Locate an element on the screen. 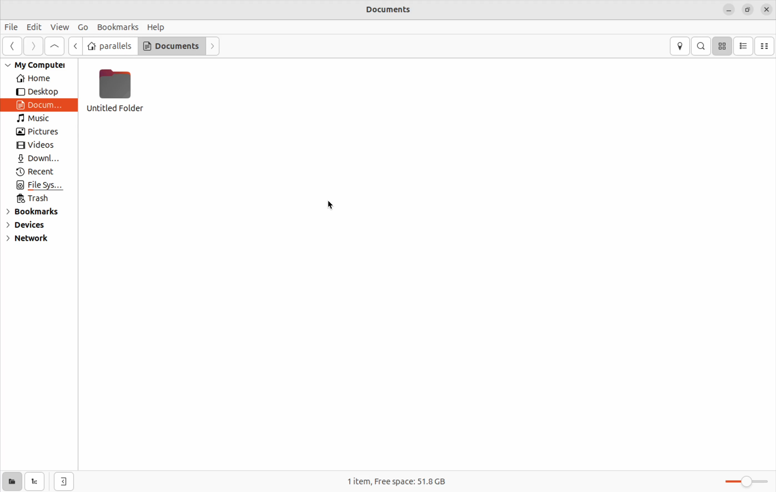  My computer is located at coordinates (39, 65).